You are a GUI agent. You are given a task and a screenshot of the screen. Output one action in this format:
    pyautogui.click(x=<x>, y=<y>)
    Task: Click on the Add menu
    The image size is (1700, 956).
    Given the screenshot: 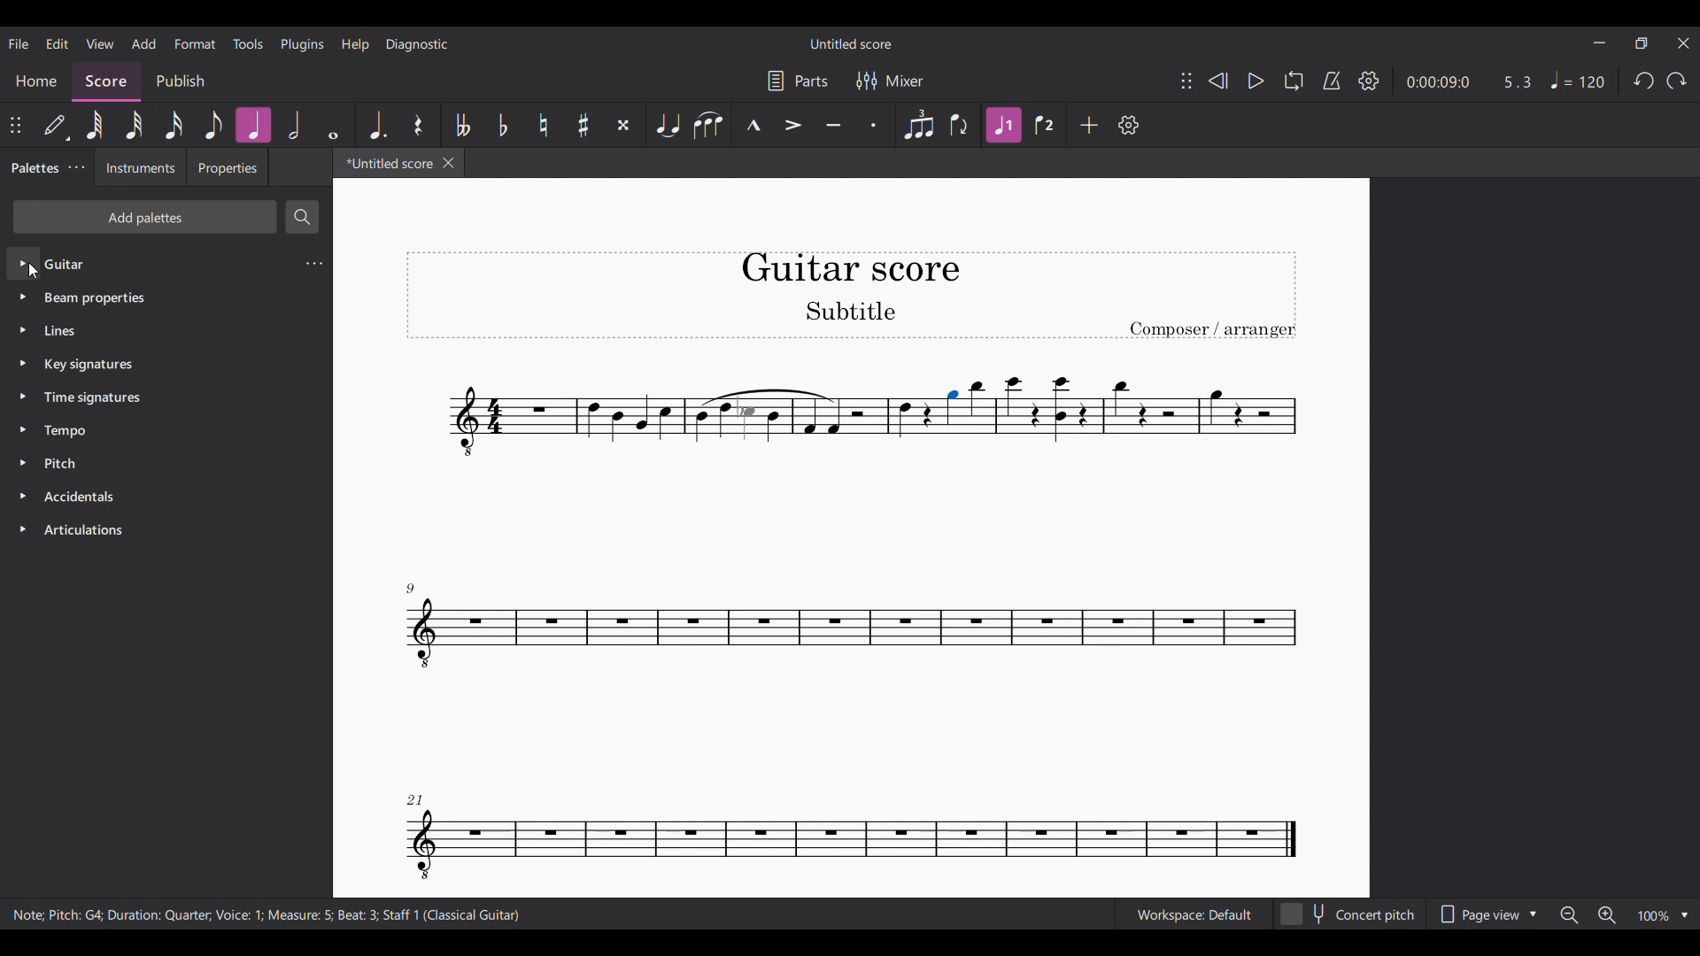 What is the action you would take?
    pyautogui.click(x=143, y=43)
    